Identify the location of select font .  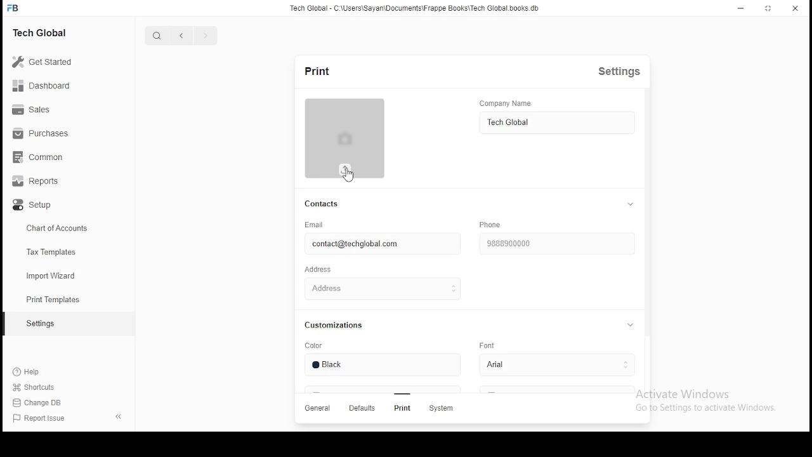
(553, 366).